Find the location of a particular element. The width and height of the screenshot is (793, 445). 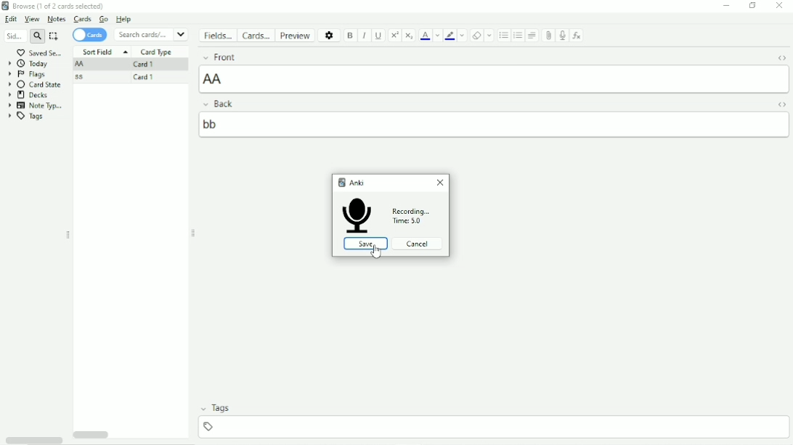

Decks is located at coordinates (29, 95).